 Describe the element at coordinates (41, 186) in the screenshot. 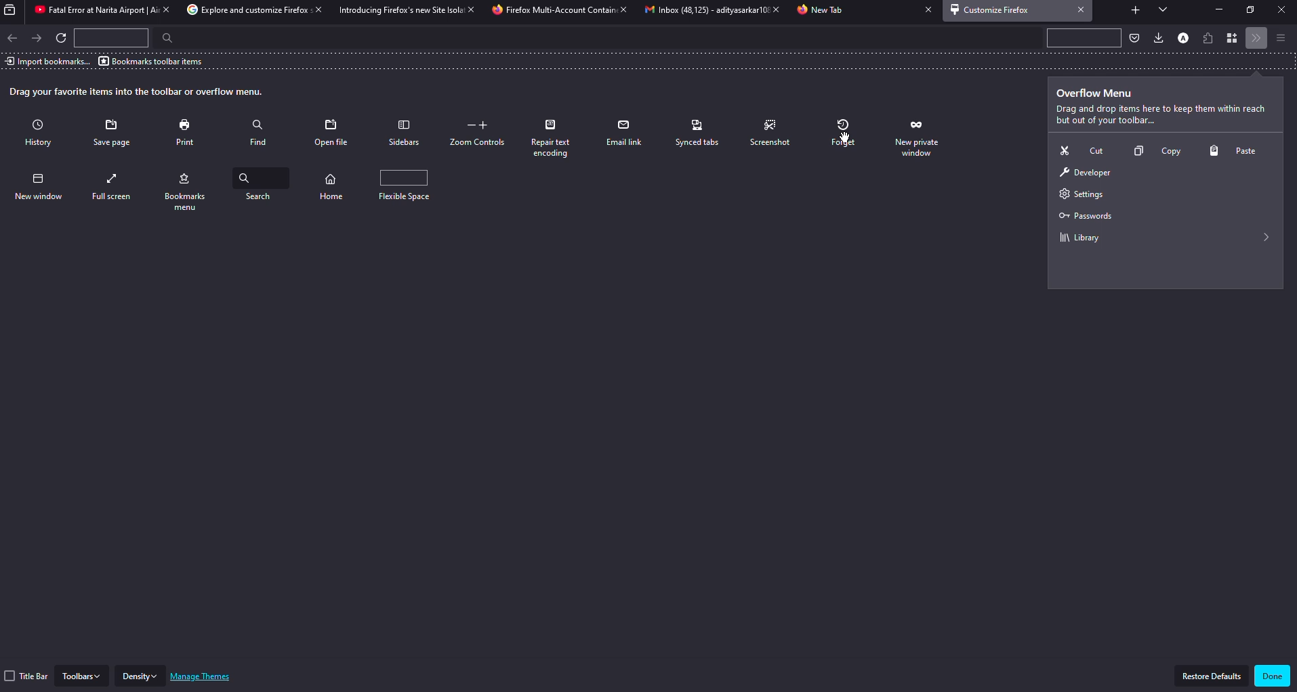

I see `new window` at that location.